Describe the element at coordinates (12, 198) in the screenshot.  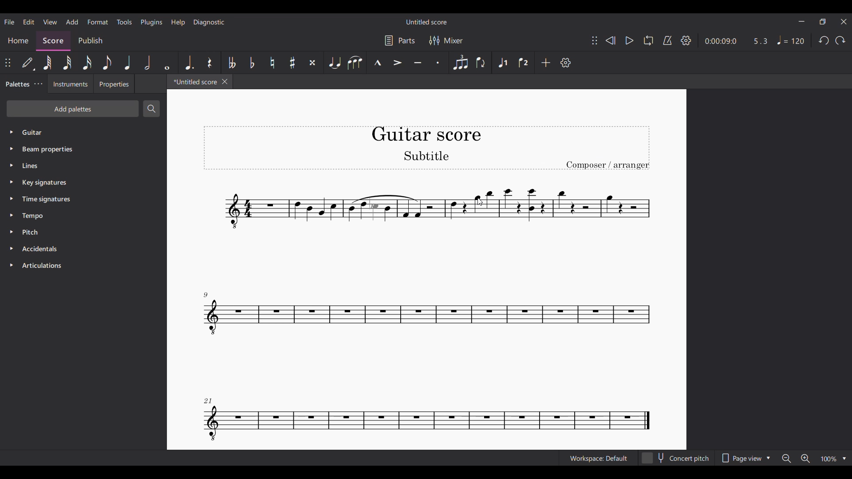
I see `Click to expand time signatures palette` at that location.